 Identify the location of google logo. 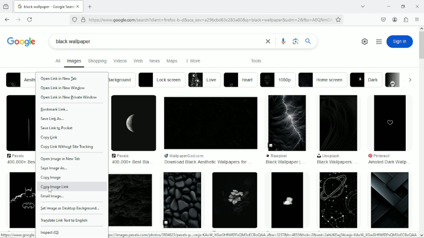
(21, 40).